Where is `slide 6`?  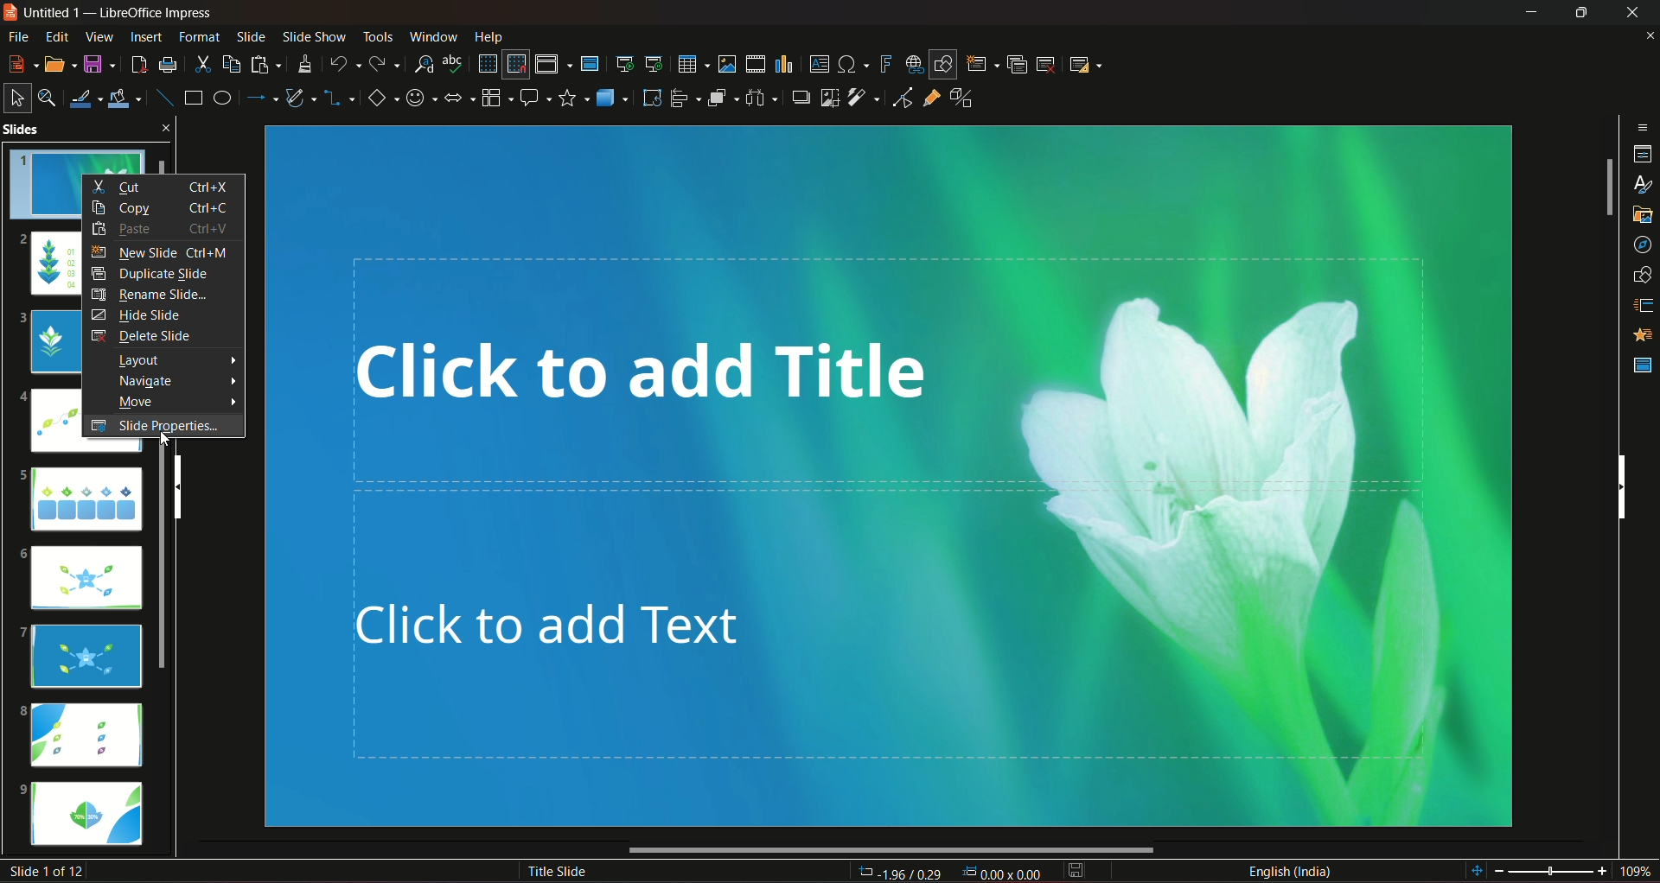 slide 6 is located at coordinates (86, 581).